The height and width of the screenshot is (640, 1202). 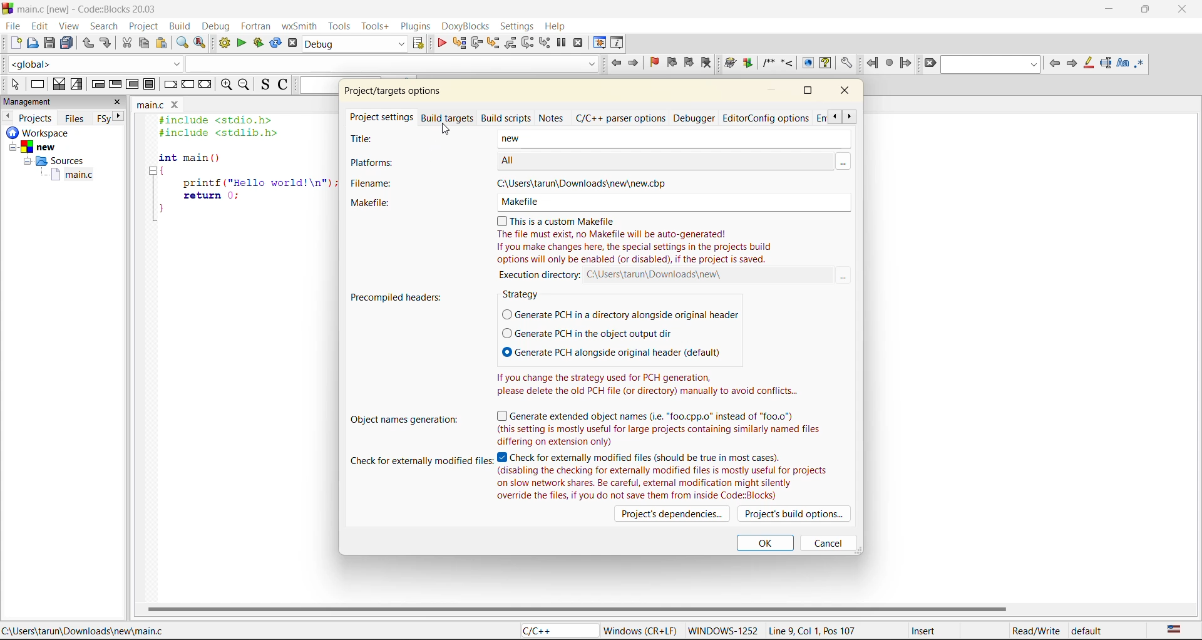 What do you see at coordinates (52, 160) in the screenshot?
I see `Sources` at bounding box center [52, 160].